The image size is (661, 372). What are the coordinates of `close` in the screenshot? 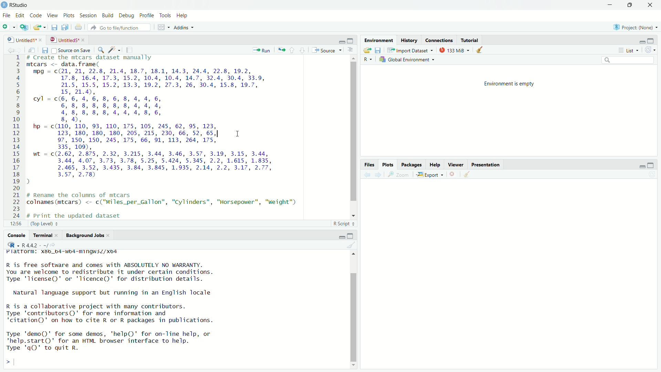 It's located at (453, 175).